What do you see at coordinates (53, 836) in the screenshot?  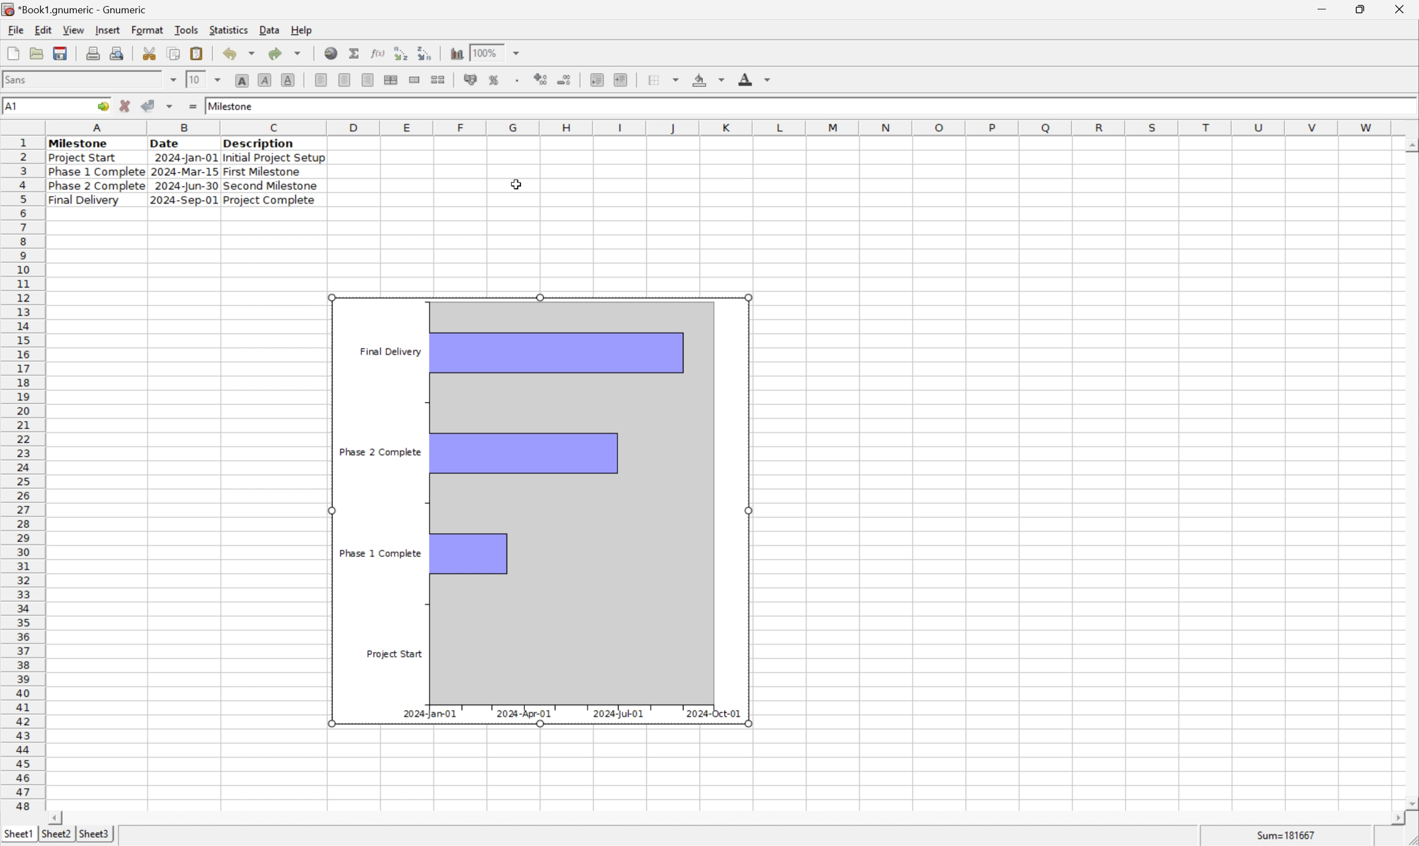 I see `sheet2` at bounding box center [53, 836].